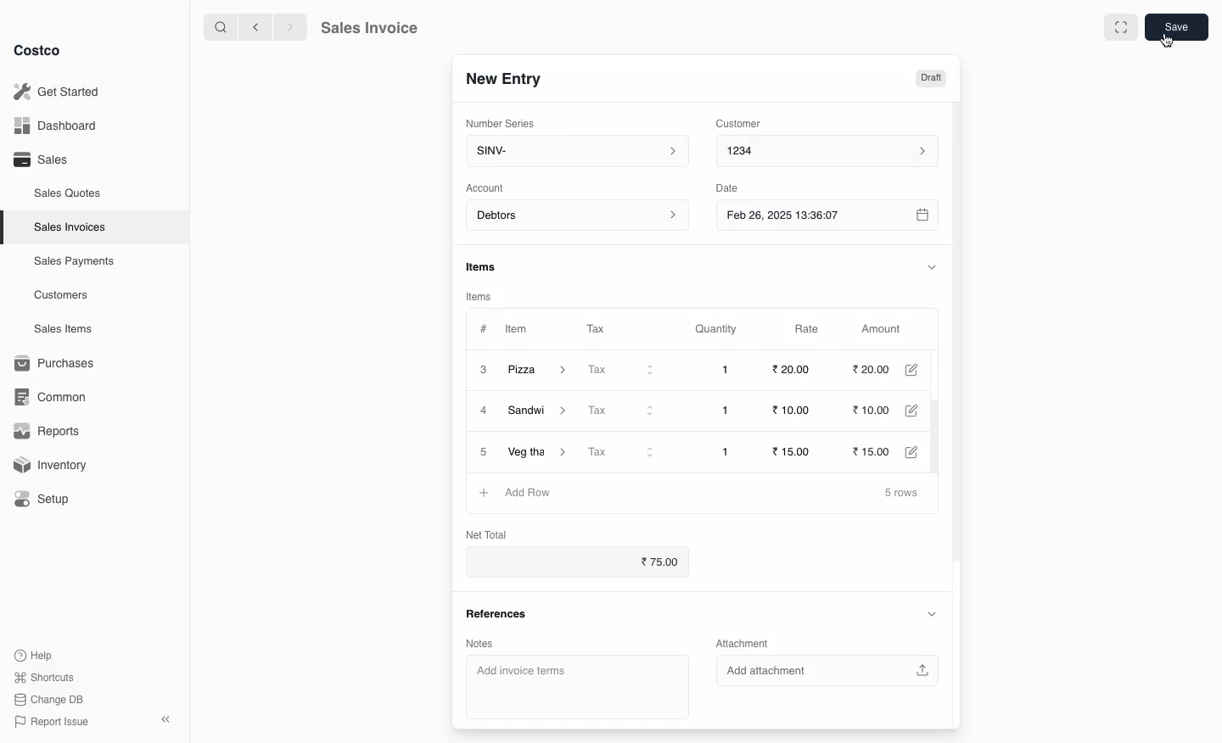 This screenshot has height=743, width=1222. What do you see at coordinates (497, 124) in the screenshot?
I see `‘Number Series` at bounding box center [497, 124].